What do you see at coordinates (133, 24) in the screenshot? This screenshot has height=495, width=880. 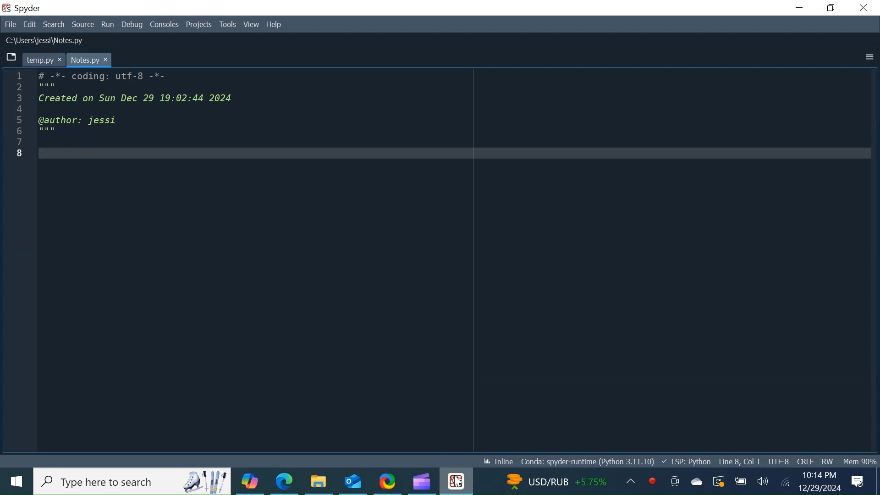 I see `Debug` at bounding box center [133, 24].